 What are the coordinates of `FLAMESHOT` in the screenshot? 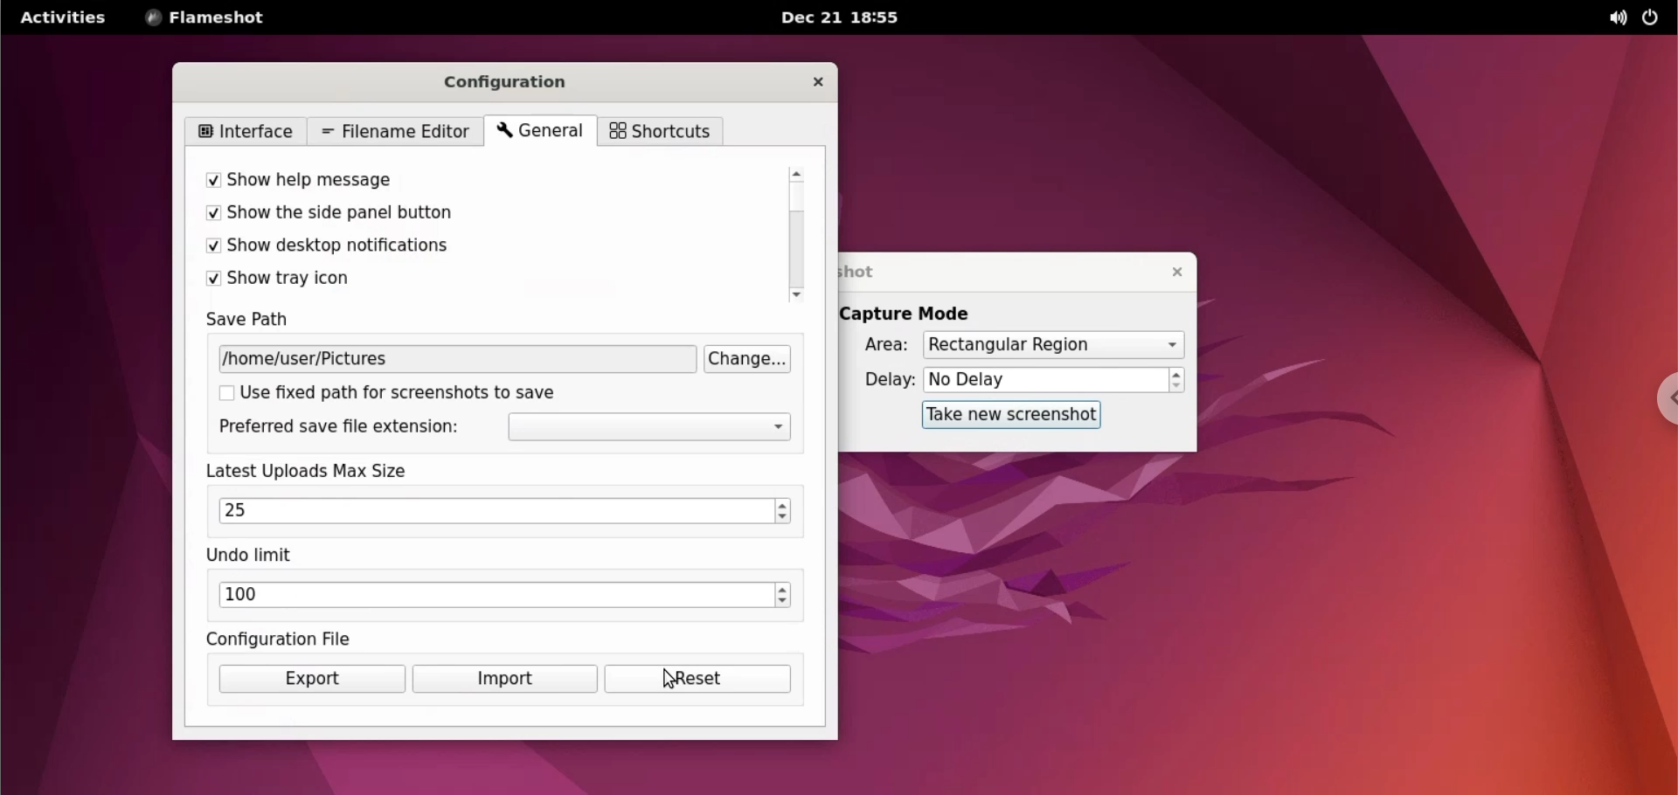 It's located at (218, 19).